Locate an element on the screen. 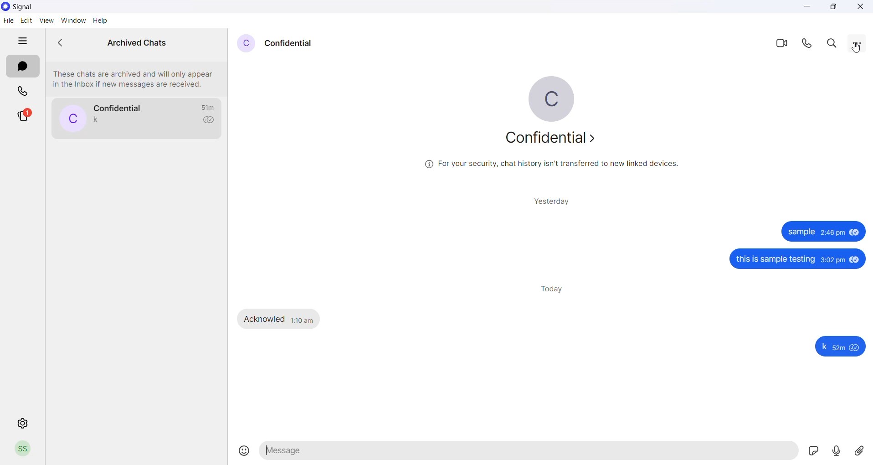 This screenshot has width=873, height=465. 3:02pm is located at coordinates (832, 260).